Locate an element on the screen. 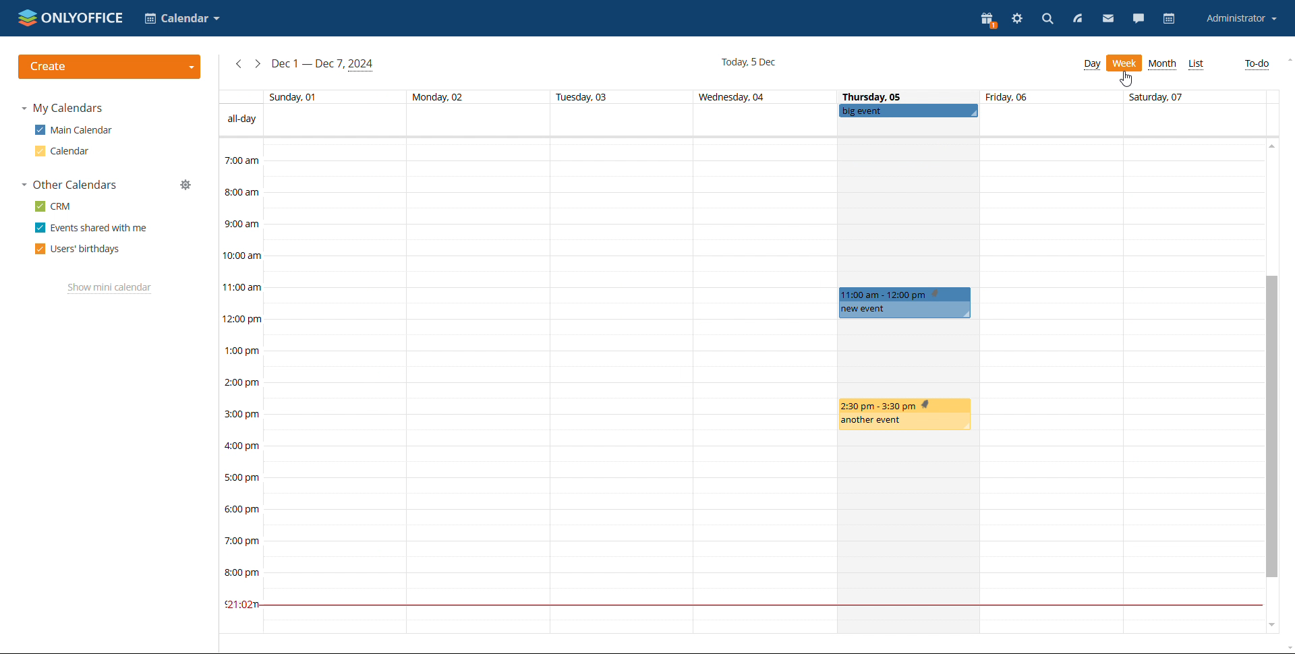  scroll up is located at coordinates (1270, 146).